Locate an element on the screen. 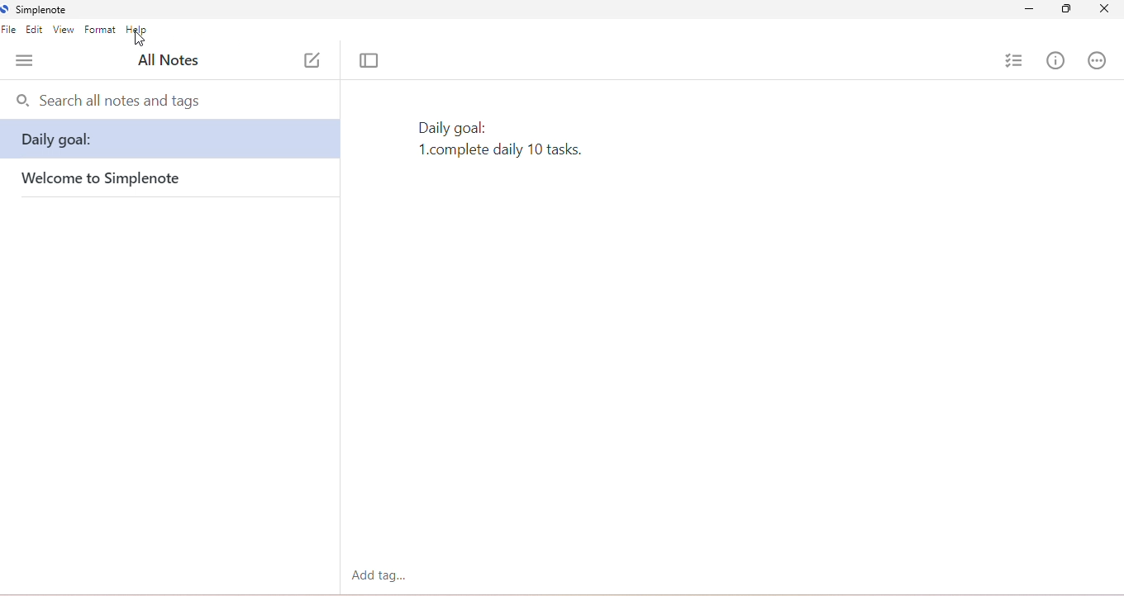 The image size is (1124, 596). actions is located at coordinates (1097, 59).